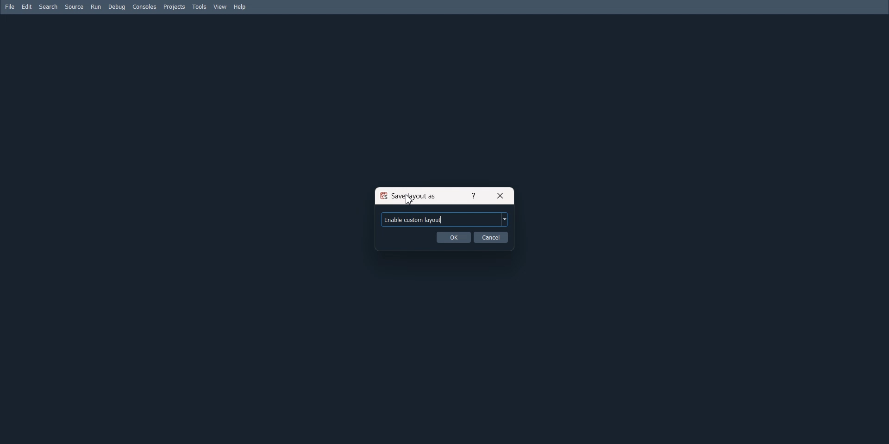  Describe the element at coordinates (27, 6) in the screenshot. I see `Edit` at that location.